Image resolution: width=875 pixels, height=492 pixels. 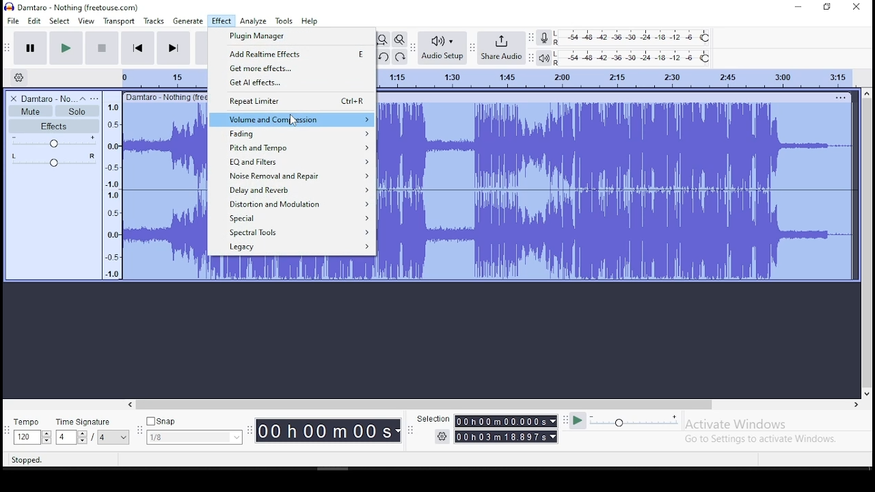 I want to click on delay and reverb, so click(x=294, y=190).